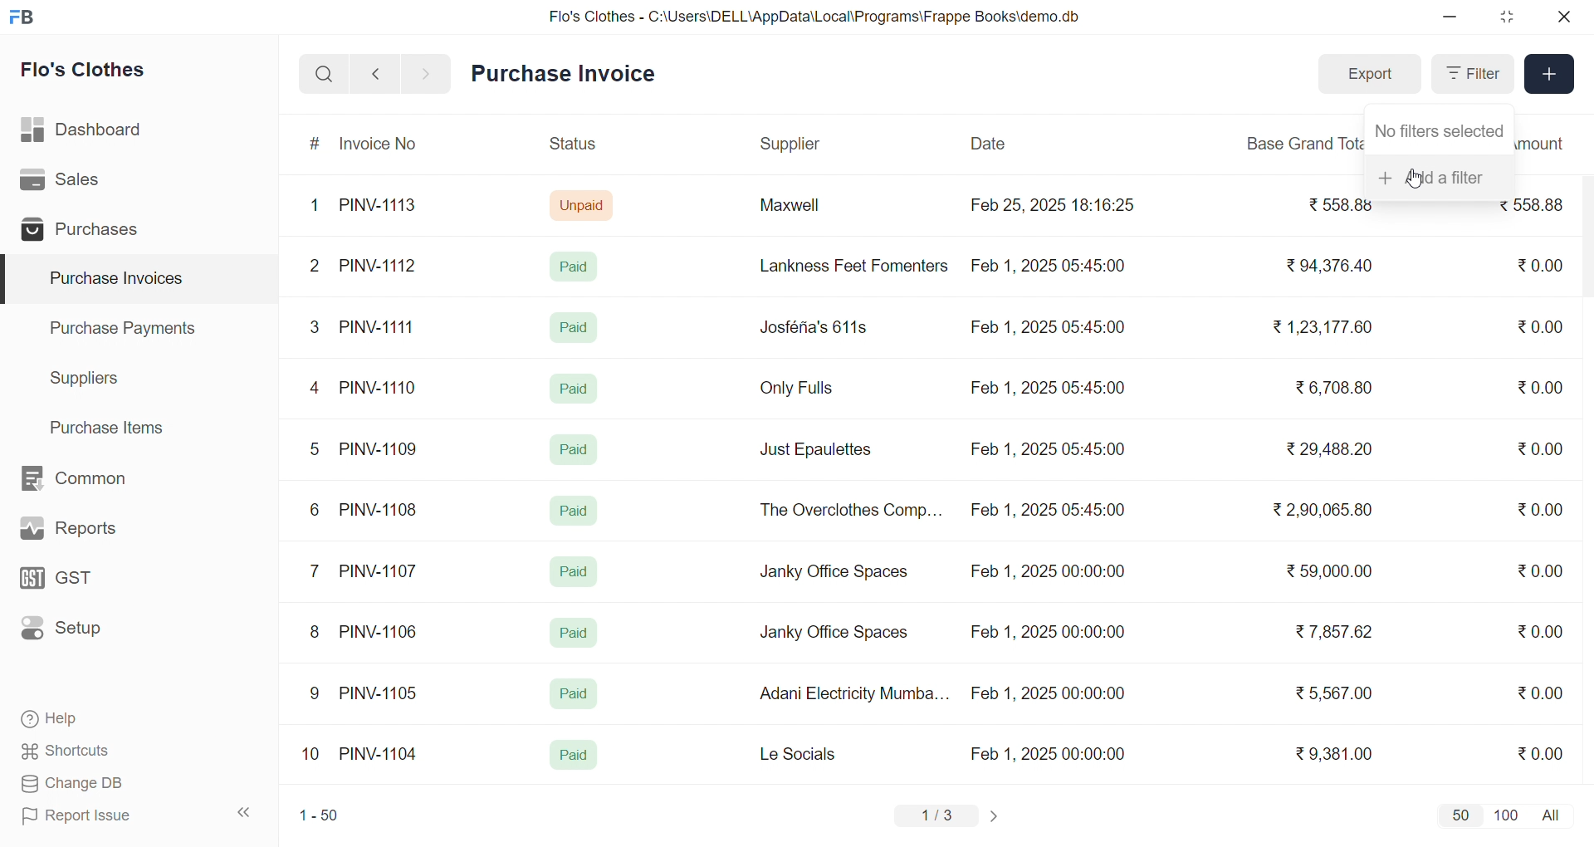  What do you see at coordinates (804, 392) in the screenshot?
I see `Only Fulls` at bounding box center [804, 392].